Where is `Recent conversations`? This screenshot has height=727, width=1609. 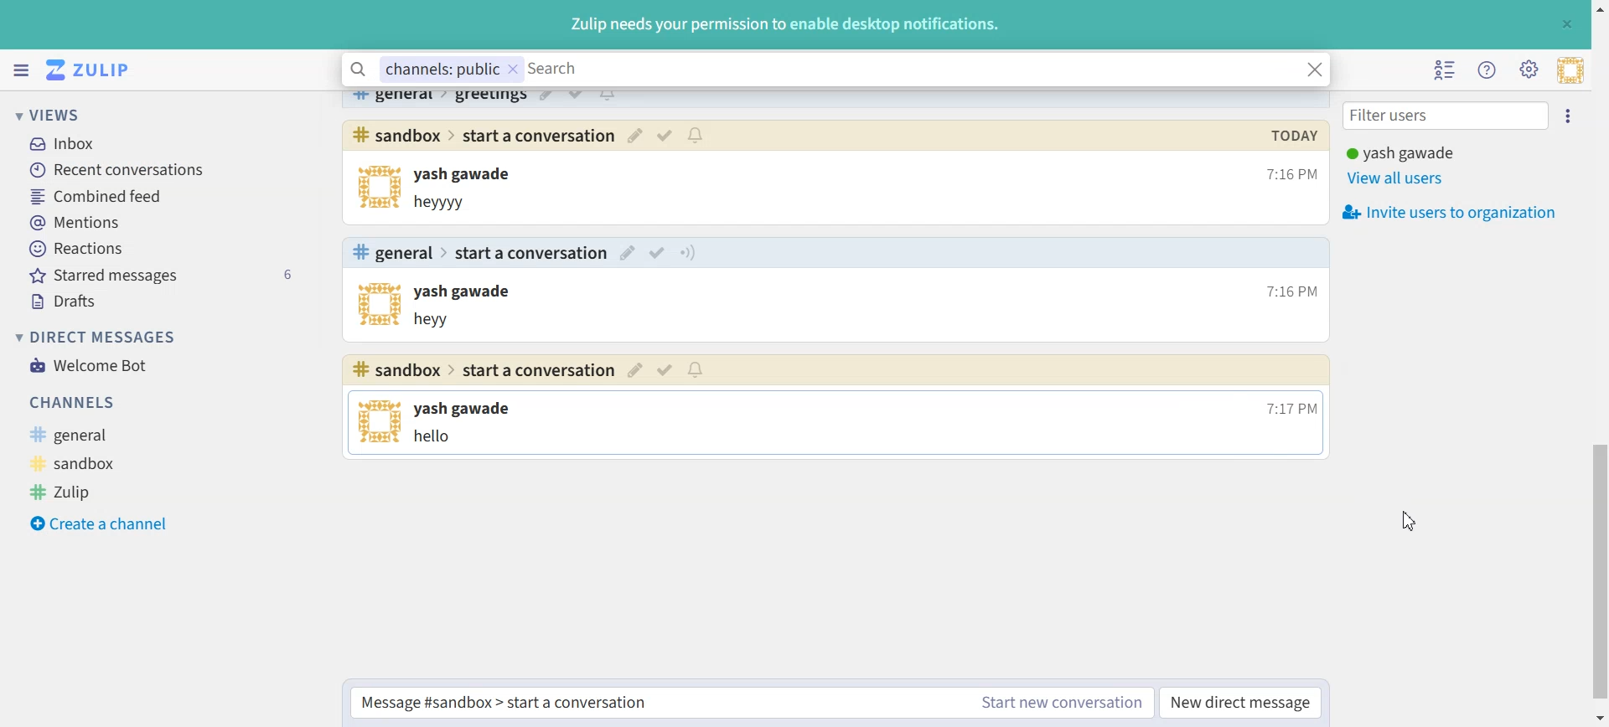 Recent conversations is located at coordinates (167, 170).